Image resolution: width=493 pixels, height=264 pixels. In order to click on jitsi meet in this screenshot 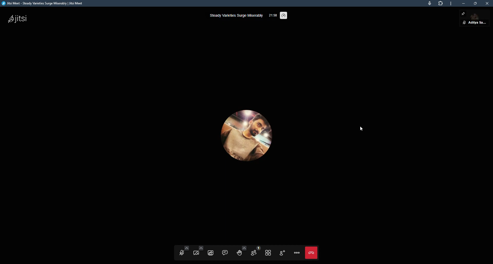, I will do `click(44, 4)`.